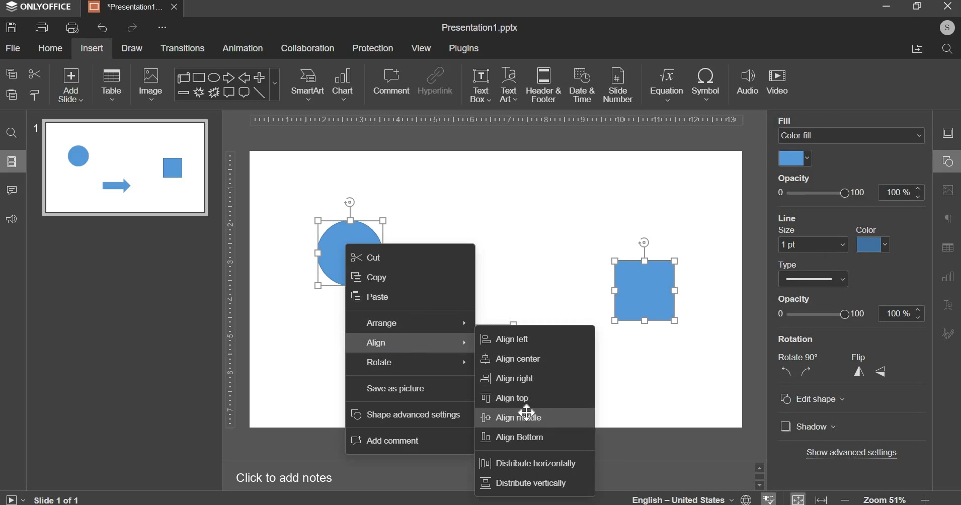  I want to click on fill, so click(794, 120).